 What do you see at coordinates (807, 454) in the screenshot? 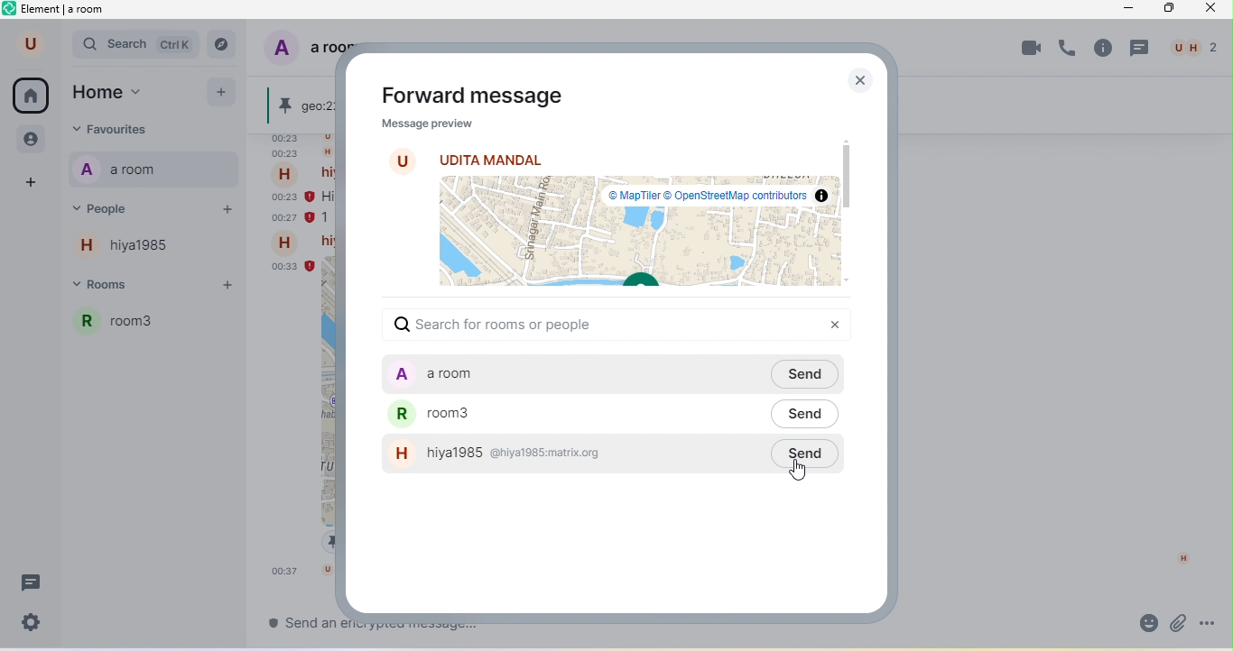
I see `send` at bounding box center [807, 454].